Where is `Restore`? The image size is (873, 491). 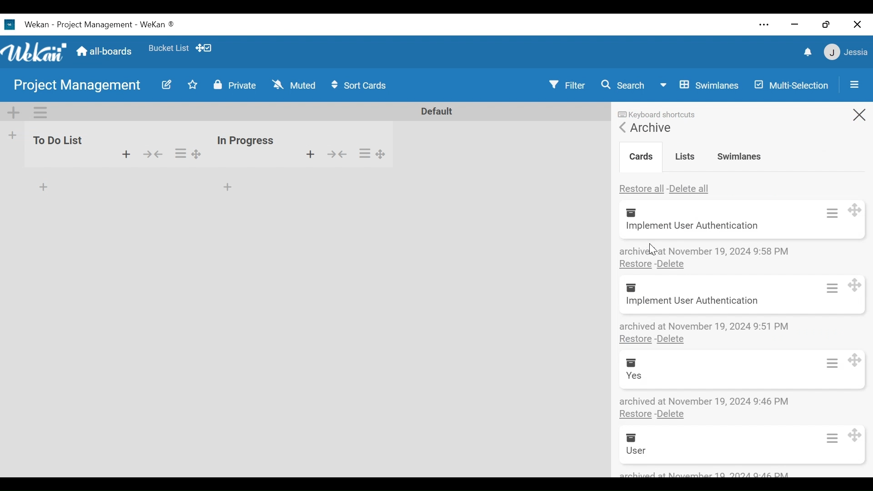 Restore is located at coordinates (635, 264).